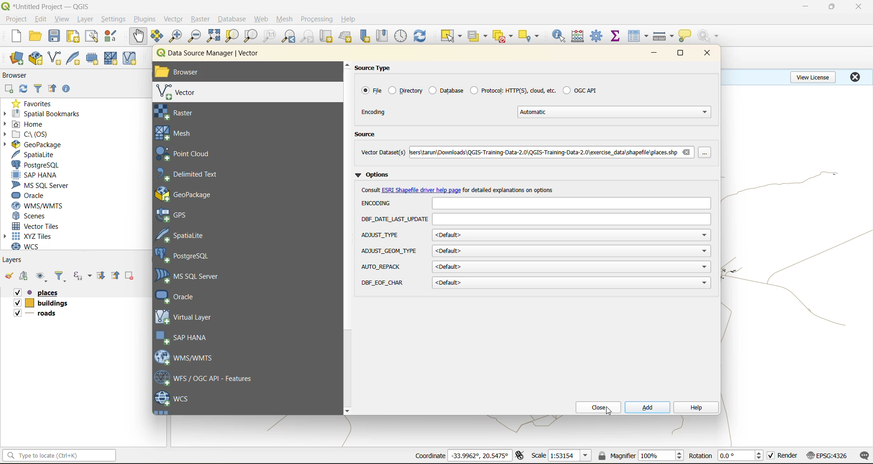  Describe the element at coordinates (187, 73) in the screenshot. I see `browser` at that location.